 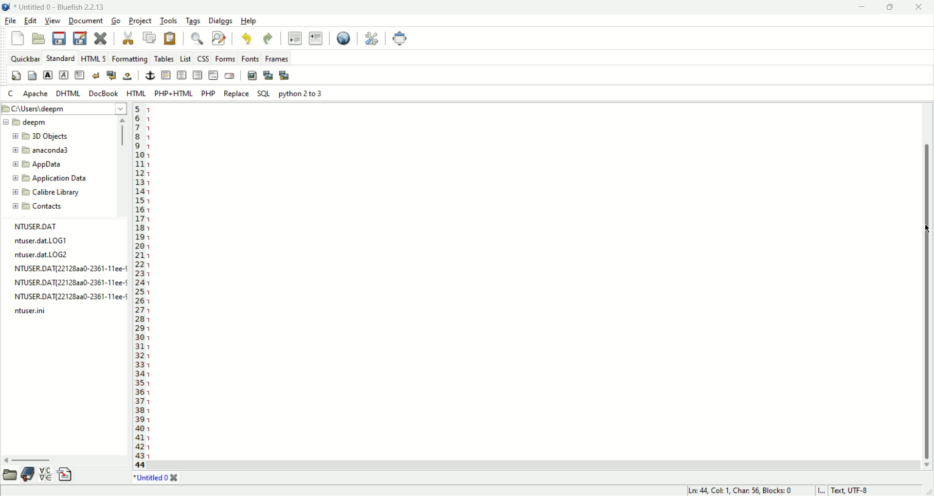 What do you see at coordinates (39, 38) in the screenshot?
I see `open file` at bounding box center [39, 38].